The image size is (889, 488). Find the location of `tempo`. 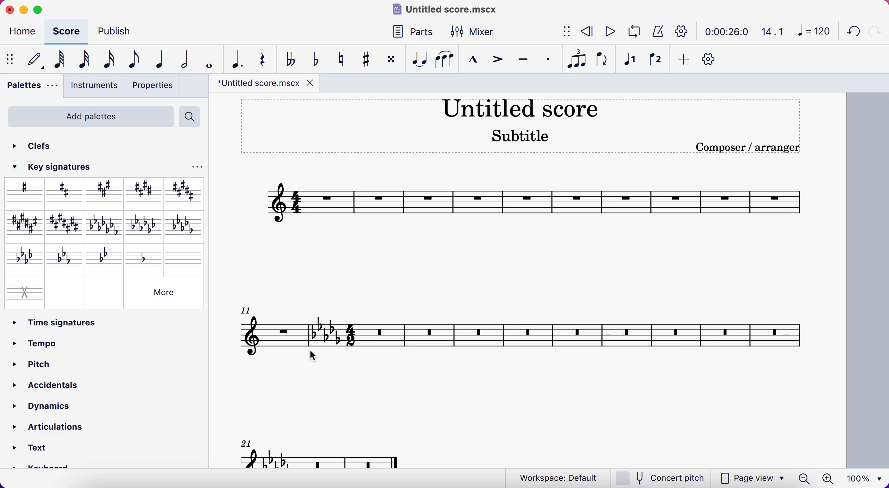

tempo is located at coordinates (65, 342).